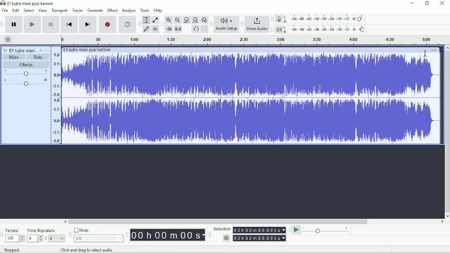 The width and height of the screenshot is (450, 253). I want to click on Selection, so click(222, 228).